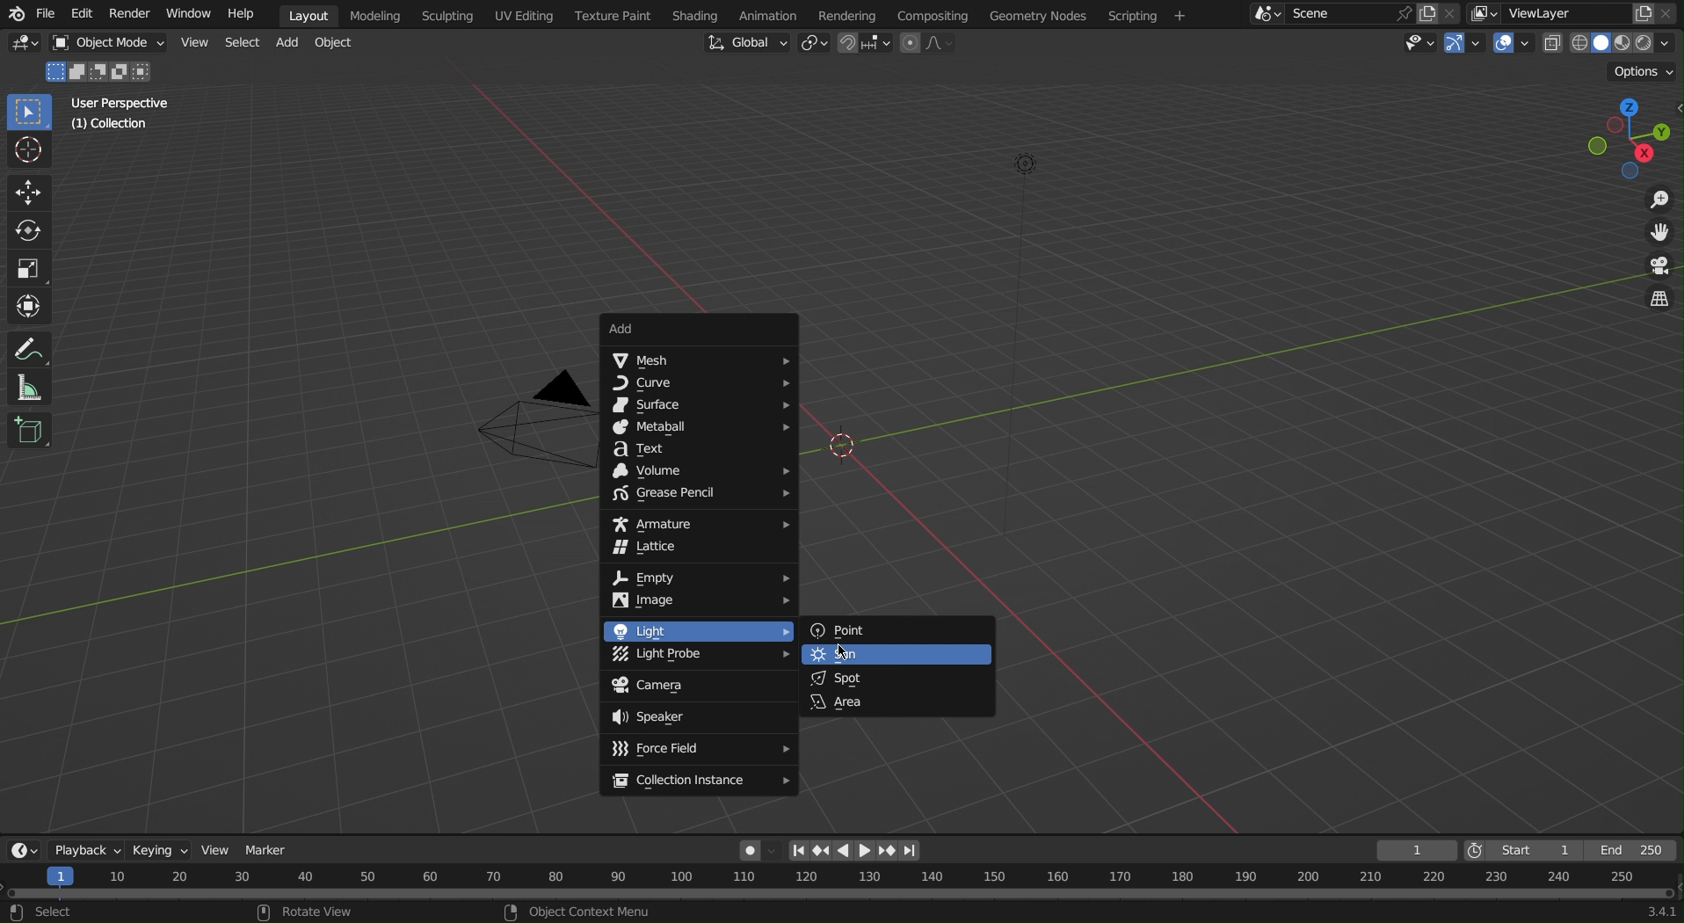 The image size is (1684, 923). What do you see at coordinates (220, 851) in the screenshot?
I see `View` at bounding box center [220, 851].